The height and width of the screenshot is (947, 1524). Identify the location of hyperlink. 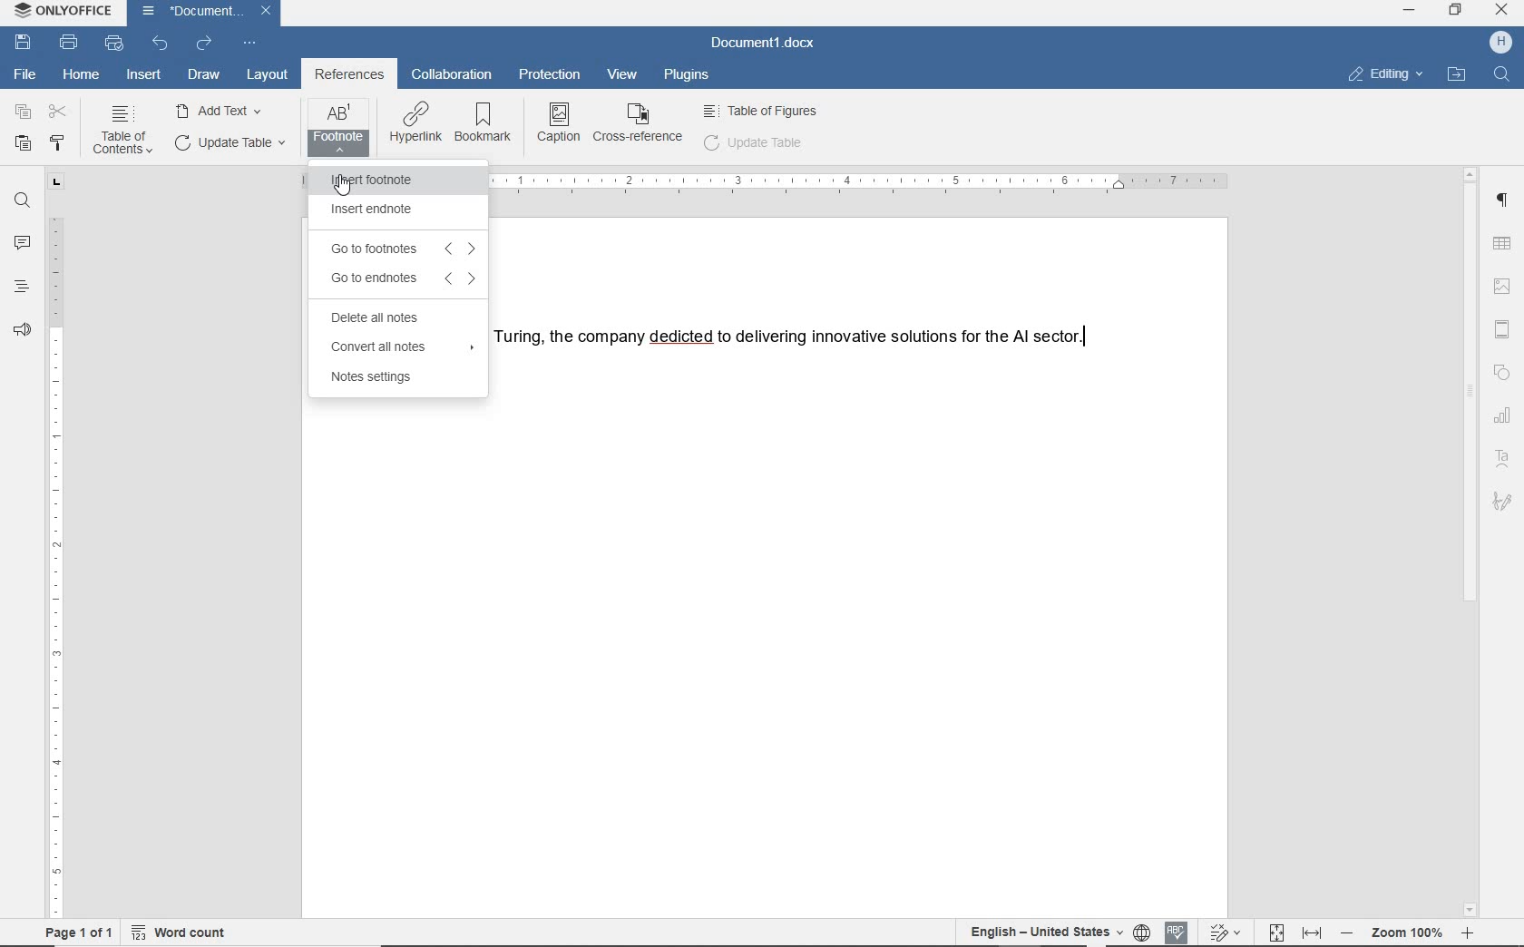
(415, 124).